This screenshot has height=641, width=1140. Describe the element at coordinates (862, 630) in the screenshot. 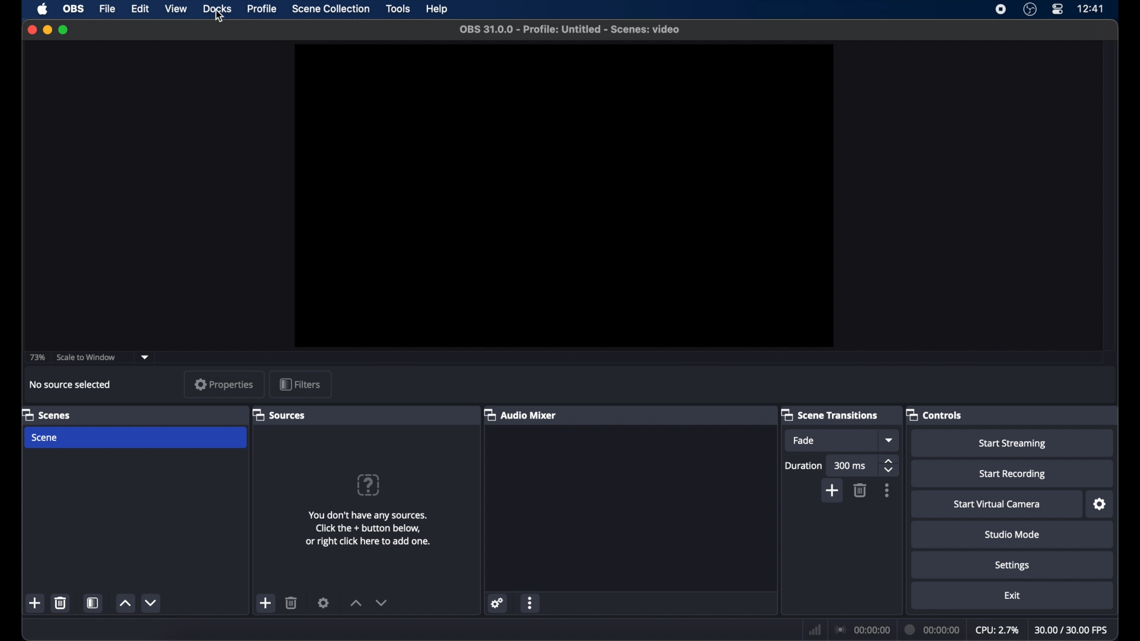

I see `00:00:00` at that location.